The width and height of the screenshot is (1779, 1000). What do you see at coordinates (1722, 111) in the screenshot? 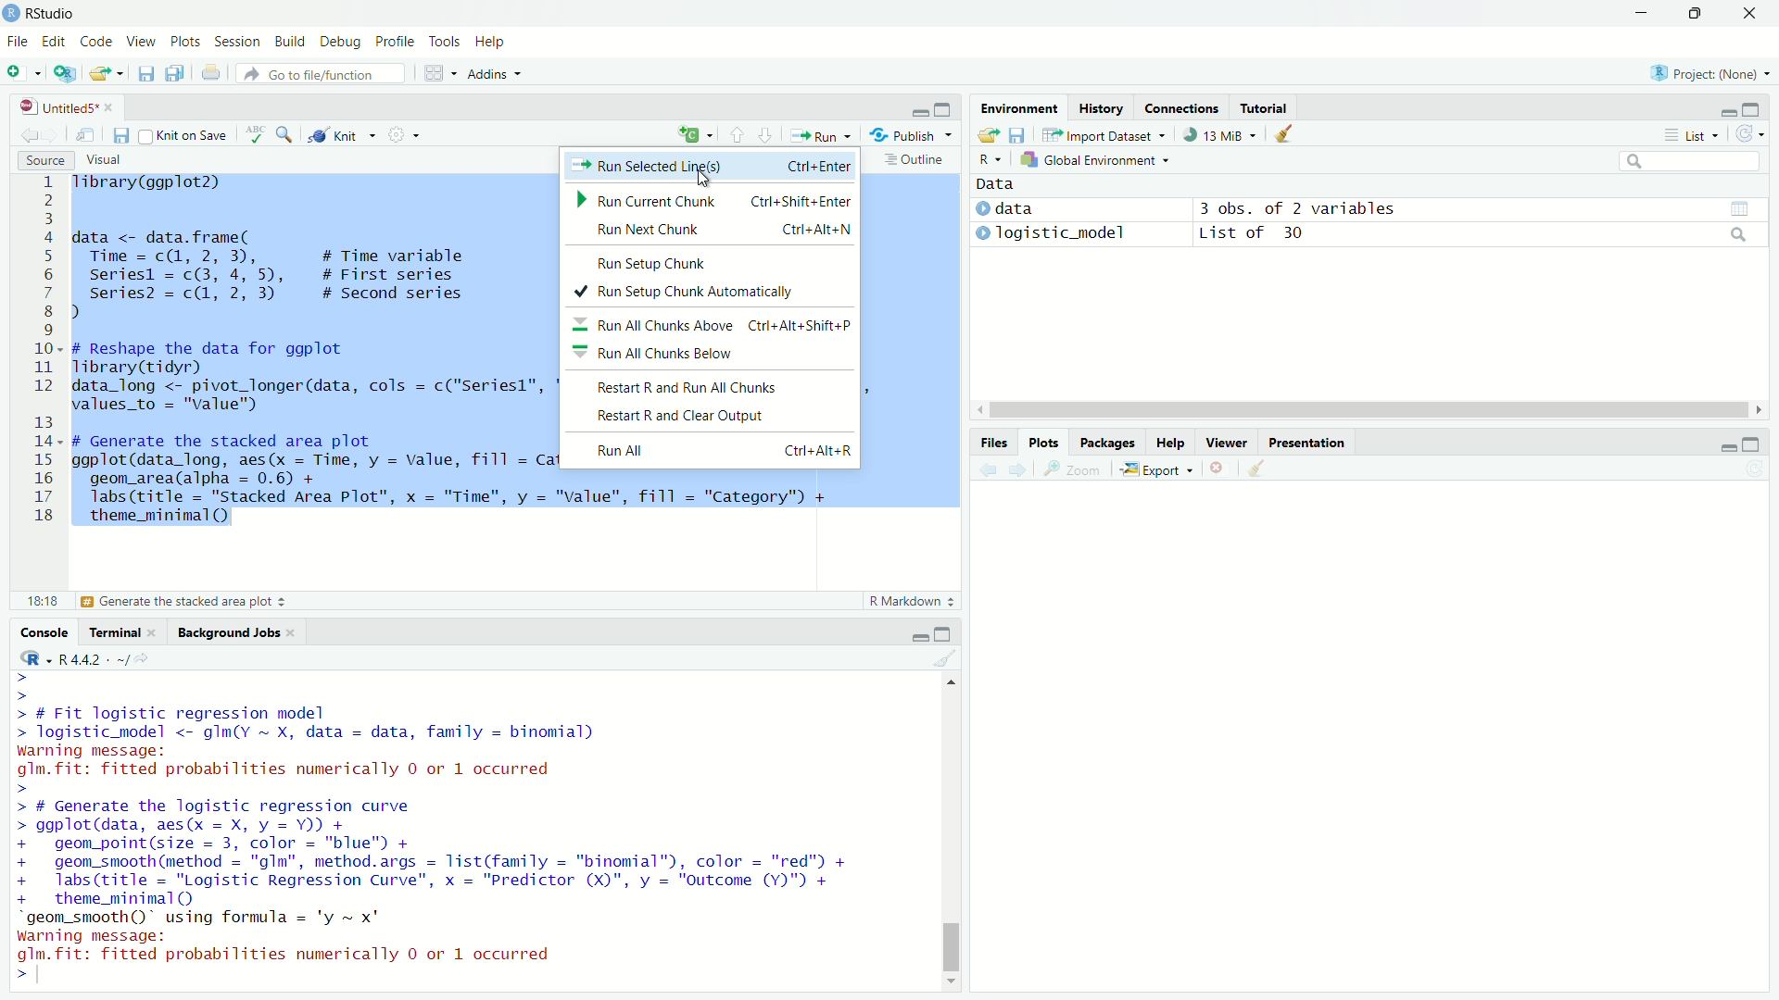
I see `minimise` at bounding box center [1722, 111].